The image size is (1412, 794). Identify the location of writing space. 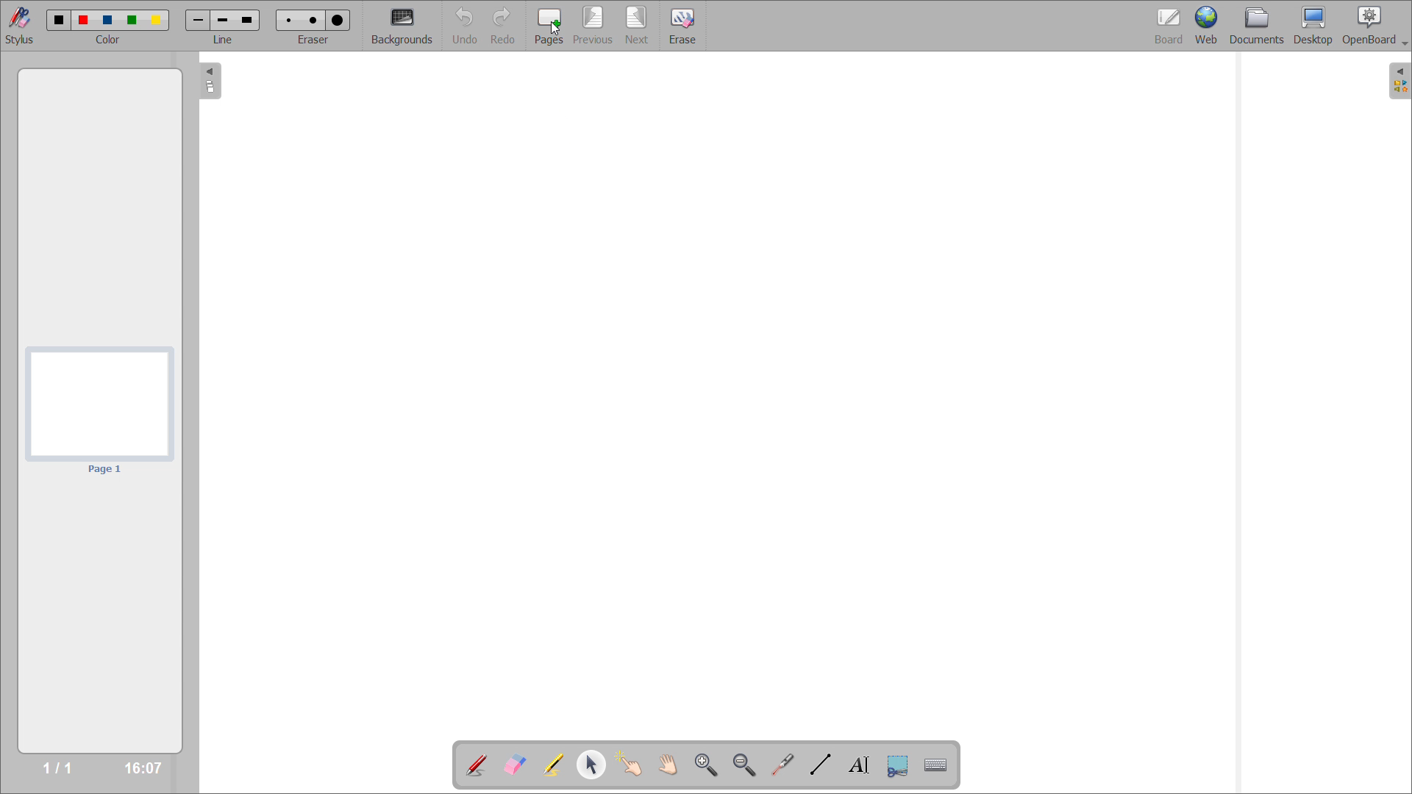
(737, 398).